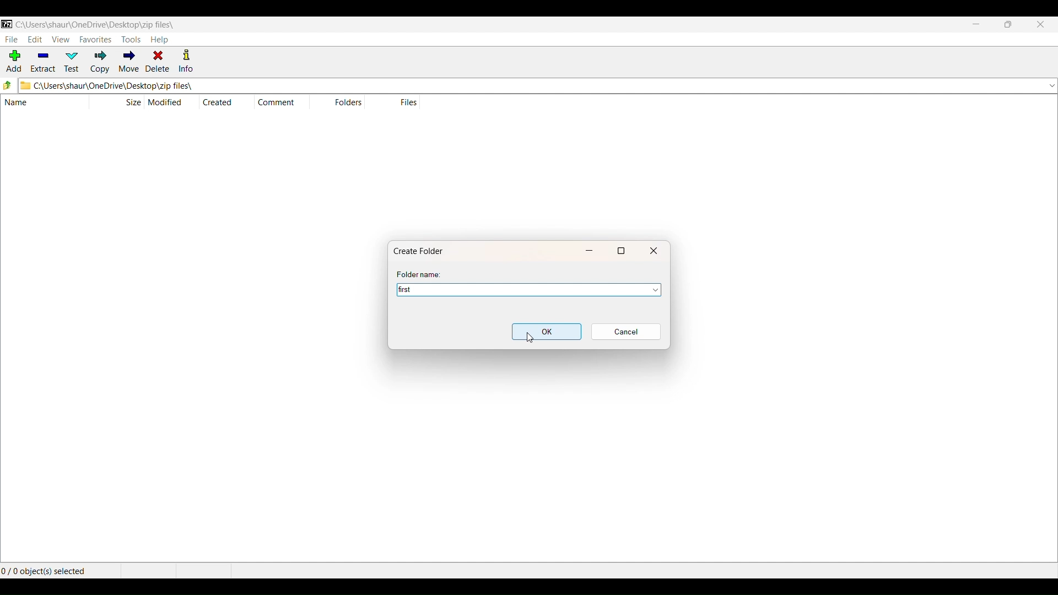 This screenshot has height=595, width=1058. What do you see at coordinates (10, 39) in the screenshot?
I see `FILE` at bounding box center [10, 39].